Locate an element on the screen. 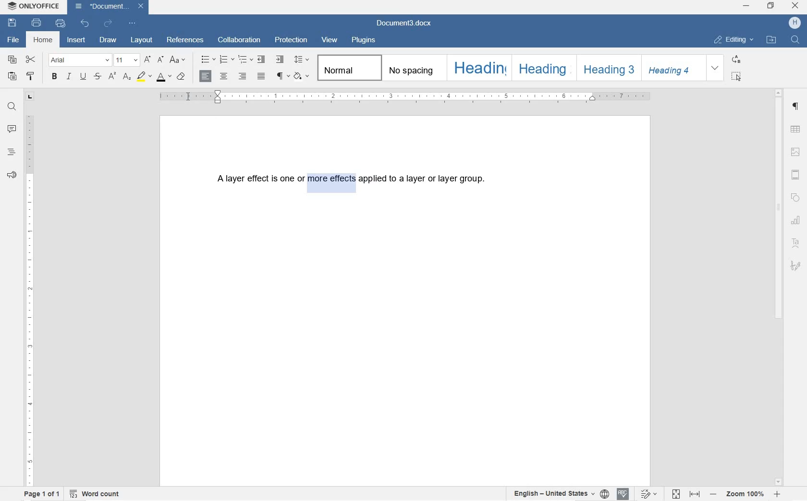 Image resolution: width=807 pixels, height=501 pixels. SYSTEM NAME is located at coordinates (34, 5).